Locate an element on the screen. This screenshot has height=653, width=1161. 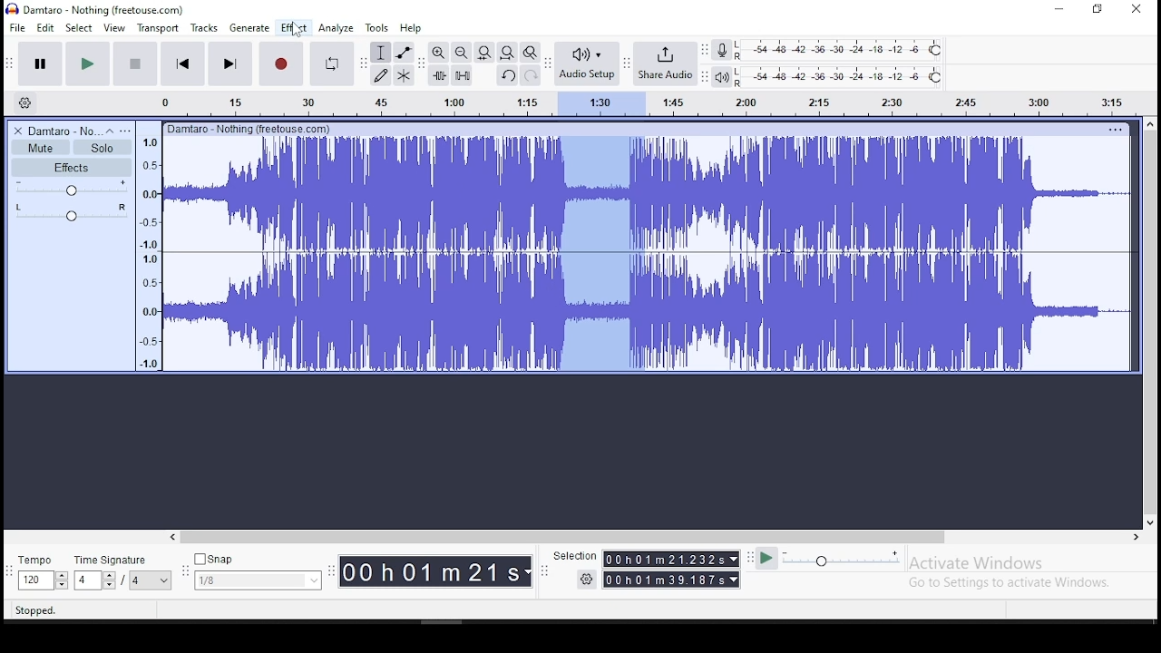
selection tool is located at coordinates (382, 53).